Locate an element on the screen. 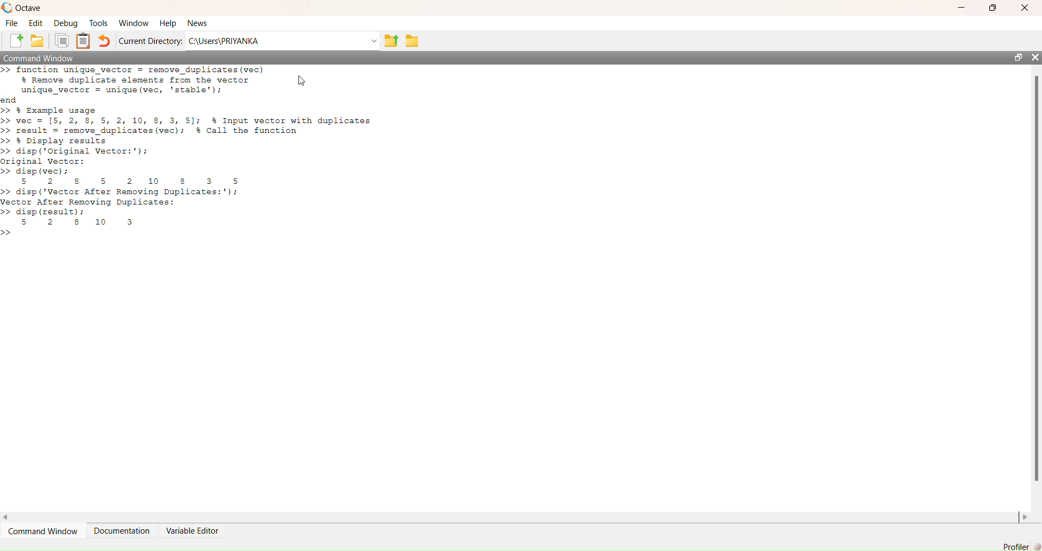  maximise is located at coordinates (993, 8).